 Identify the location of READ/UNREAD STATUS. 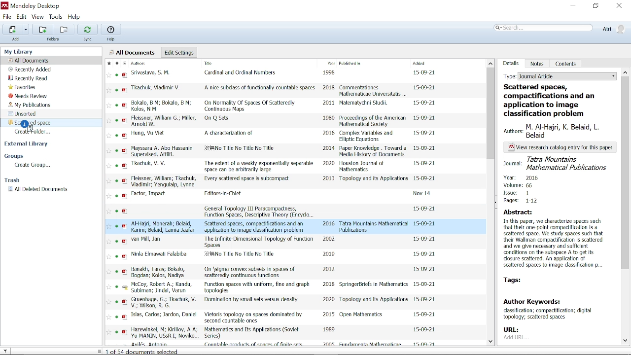
(117, 205).